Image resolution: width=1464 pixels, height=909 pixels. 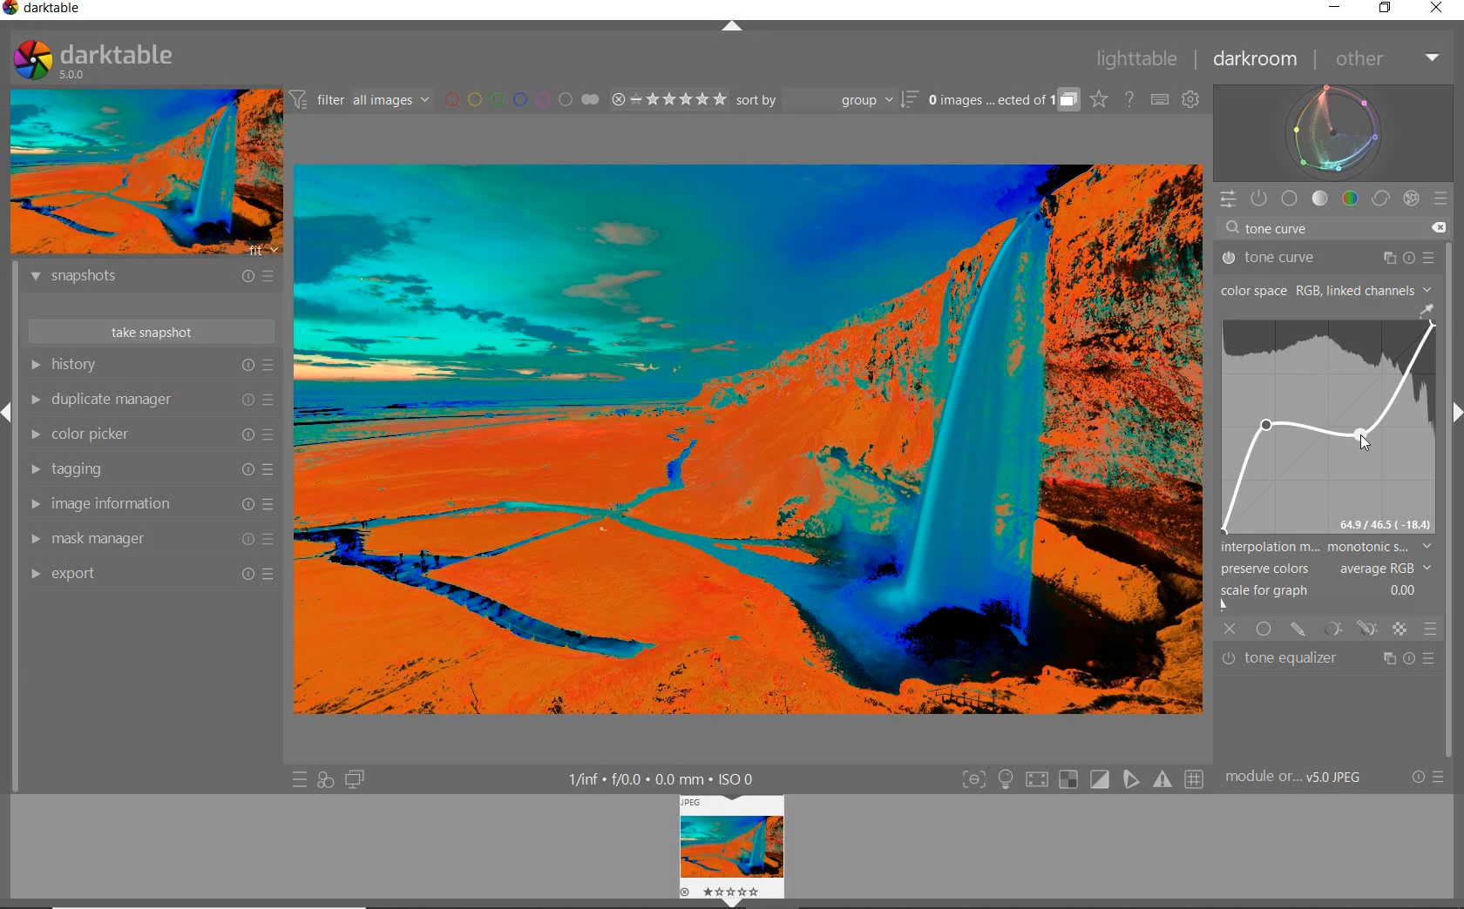 What do you see at coordinates (1260, 199) in the screenshot?
I see `SHOW ONLY ACTIVE MODULES` at bounding box center [1260, 199].